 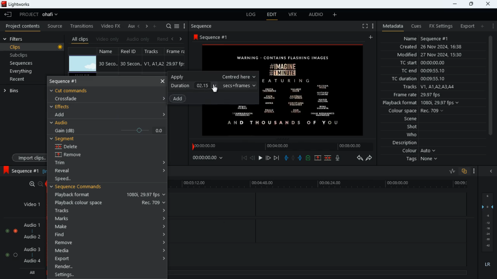 What do you see at coordinates (21, 170) in the screenshot?
I see `sequence` at bounding box center [21, 170].